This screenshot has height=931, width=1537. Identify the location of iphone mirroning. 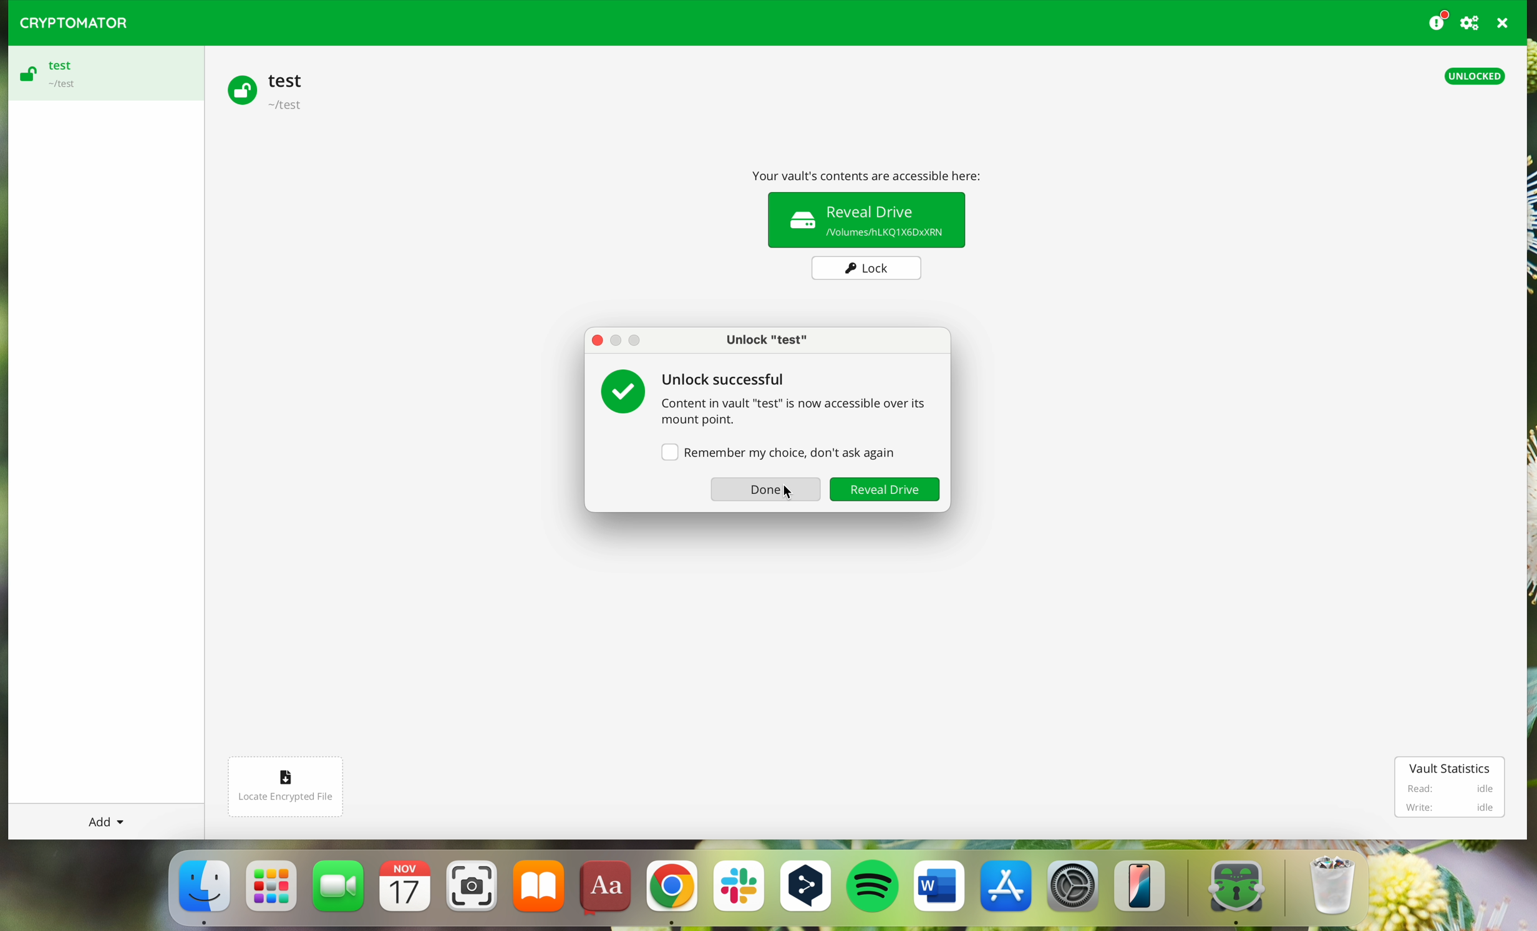
(1143, 890).